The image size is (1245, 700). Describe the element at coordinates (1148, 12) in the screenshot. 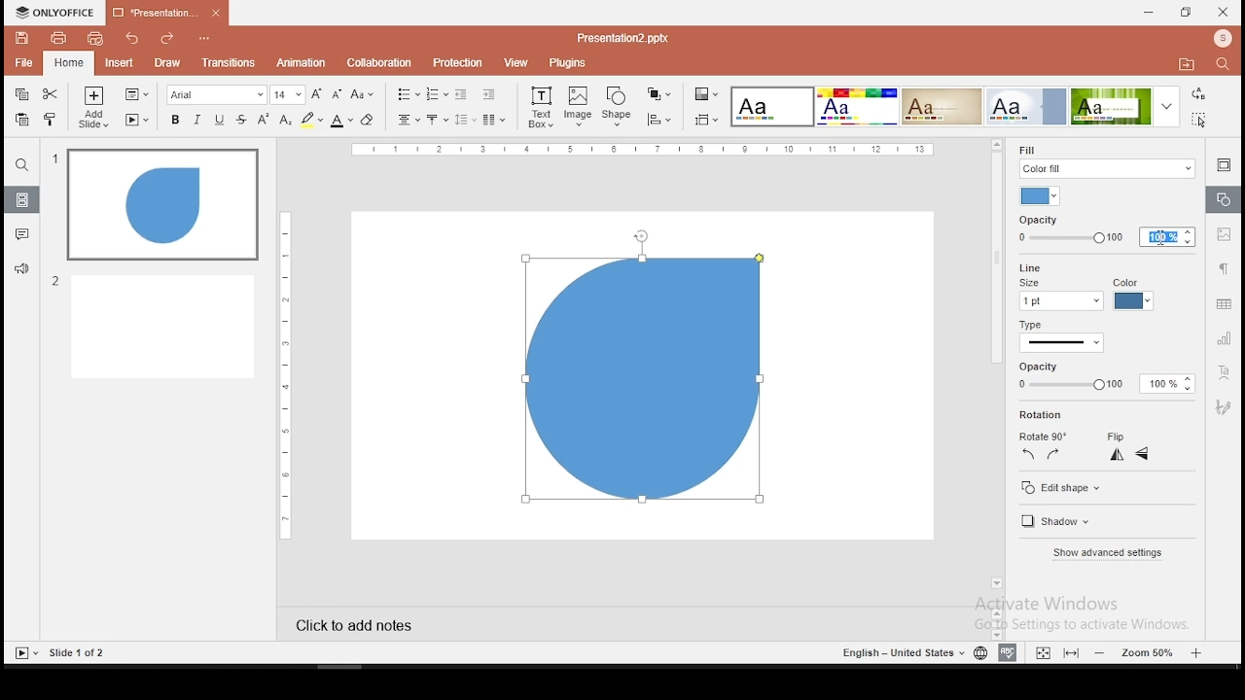

I see `minimize` at that location.